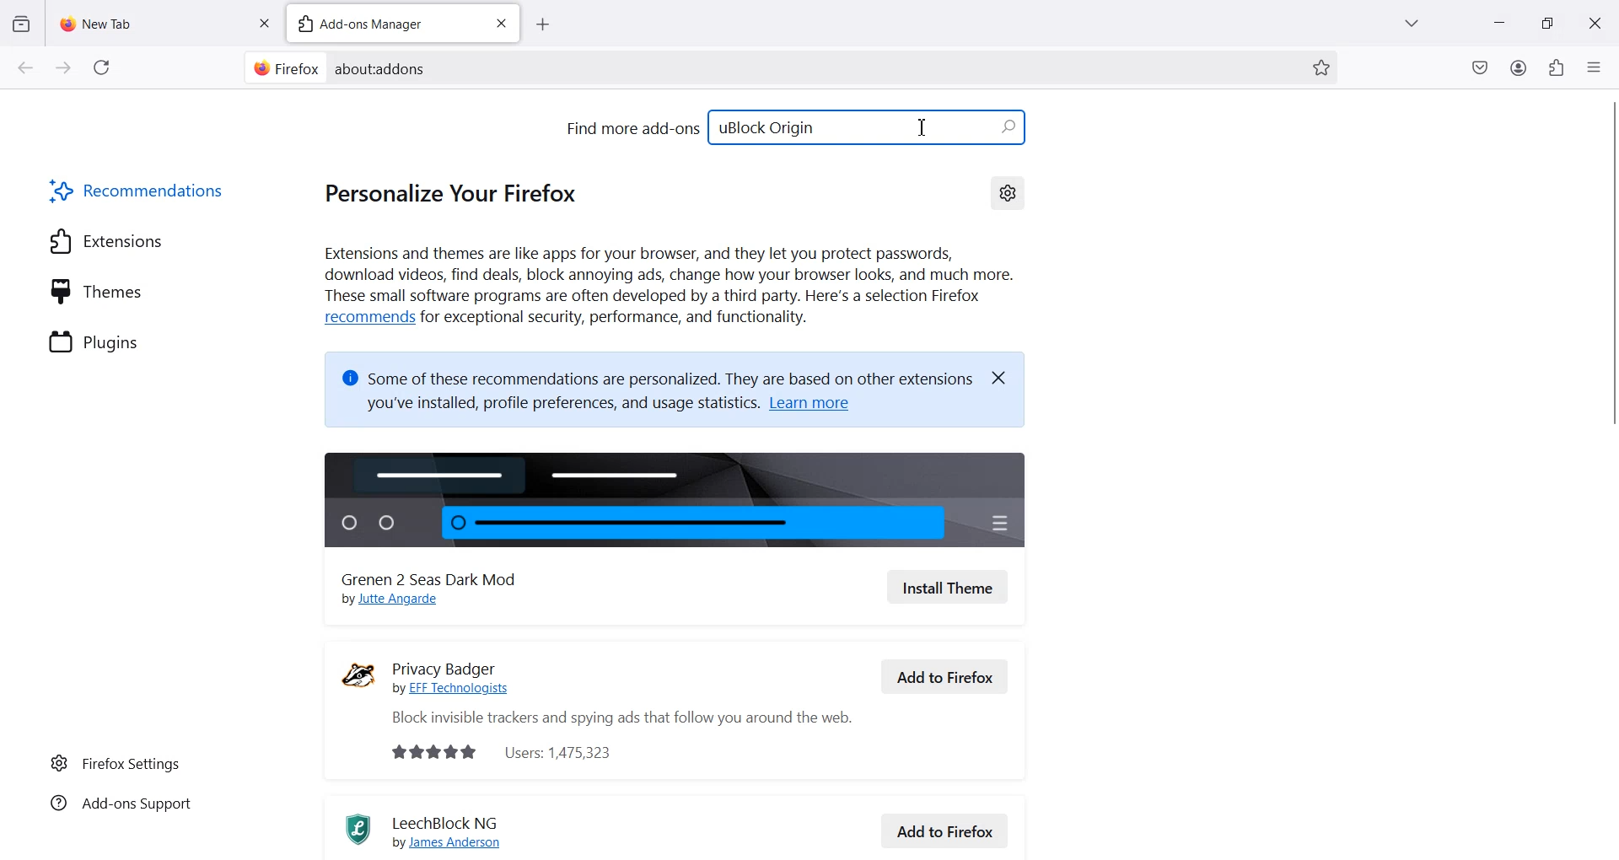 This screenshot has width=1619, height=860. What do you see at coordinates (631, 127) in the screenshot?
I see `Find more add-ons` at bounding box center [631, 127].